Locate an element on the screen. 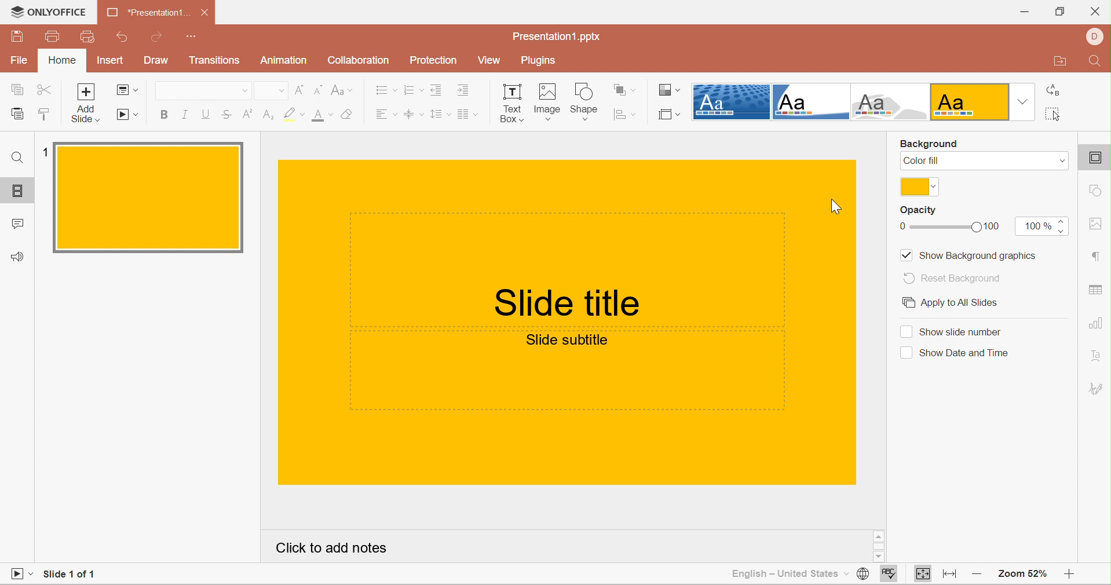 The width and height of the screenshot is (1111, 585). Set document language is located at coordinates (862, 573).